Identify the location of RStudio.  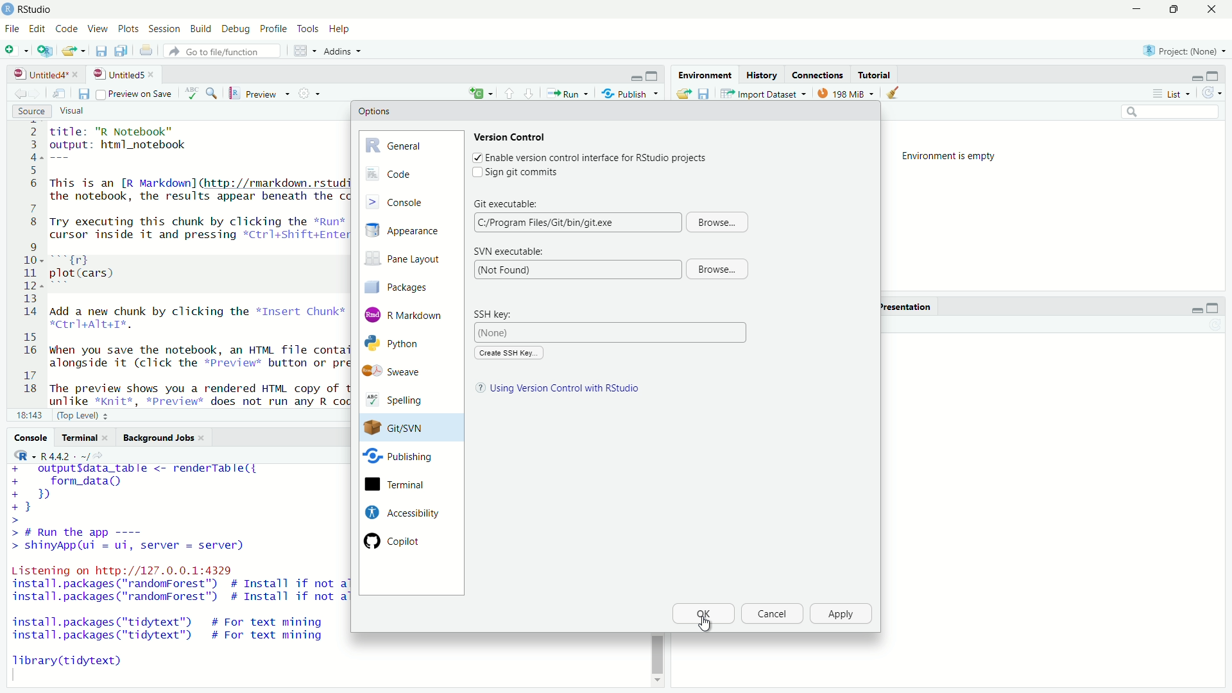
(37, 10).